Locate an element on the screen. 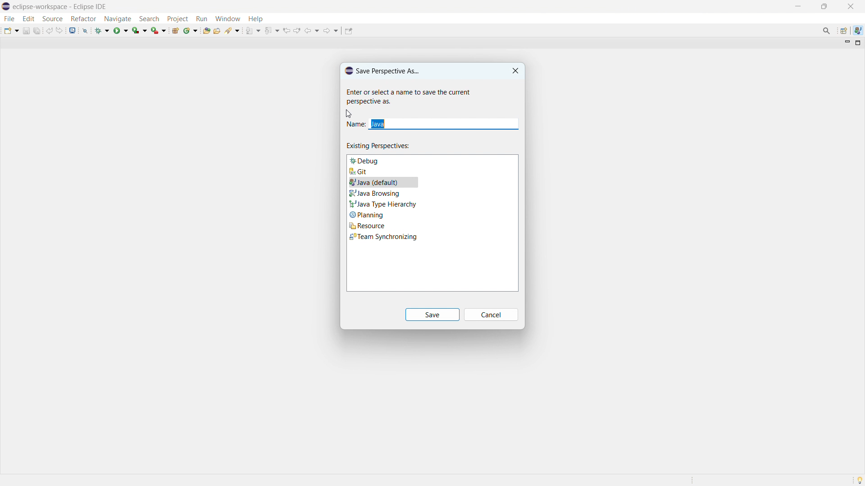 The height and width of the screenshot is (486, 865). file is located at coordinates (10, 19).